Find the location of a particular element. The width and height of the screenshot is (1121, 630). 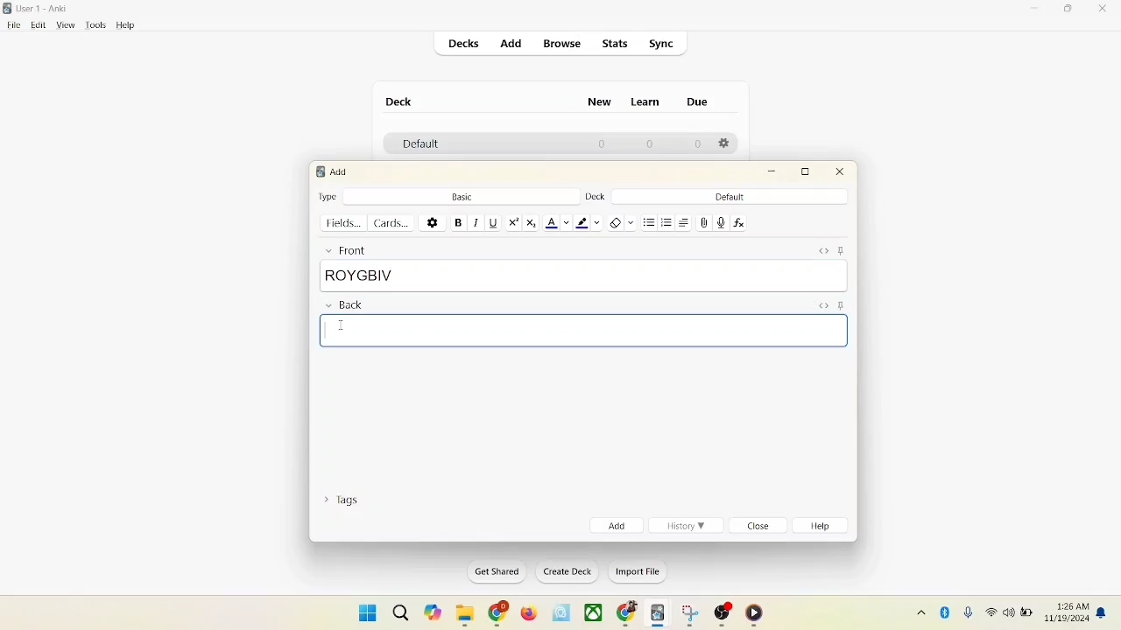

text highlight color is located at coordinates (587, 222).